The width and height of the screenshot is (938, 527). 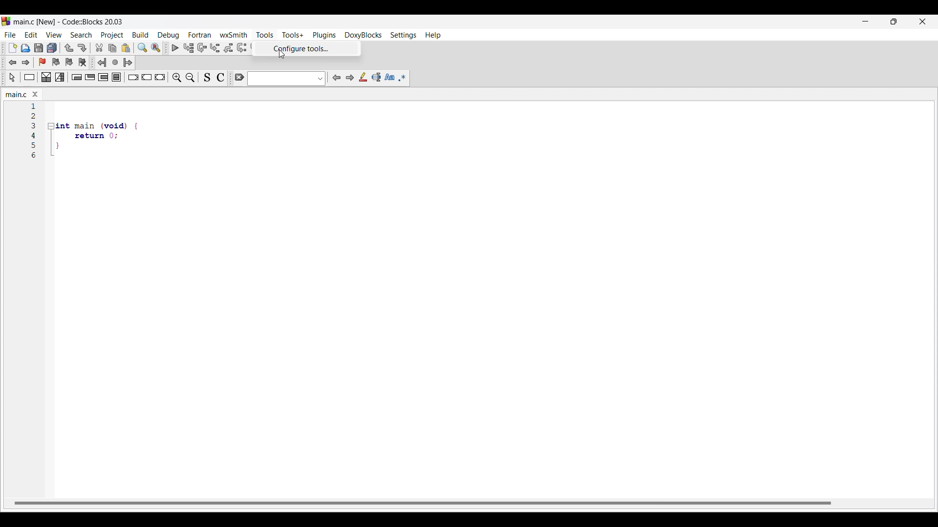 What do you see at coordinates (282, 59) in the screenshot?
I see `cursor` at bounding box center [282, 59].